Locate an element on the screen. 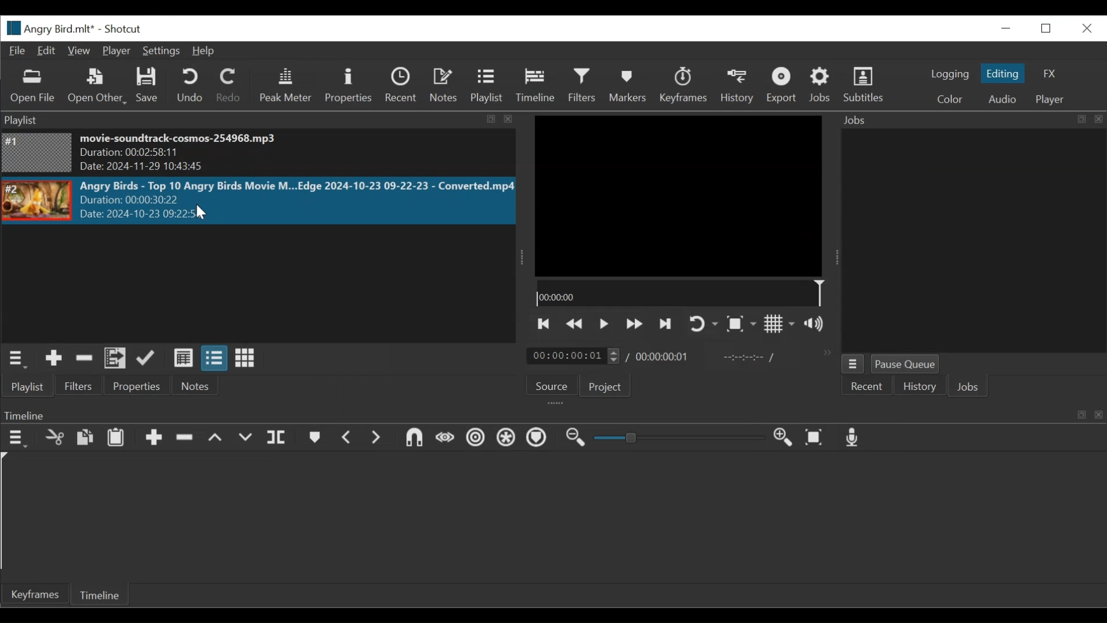 Image resolution: width=1107 pixels, height=623 pixels. Filters is located at coordinates (84, 385).